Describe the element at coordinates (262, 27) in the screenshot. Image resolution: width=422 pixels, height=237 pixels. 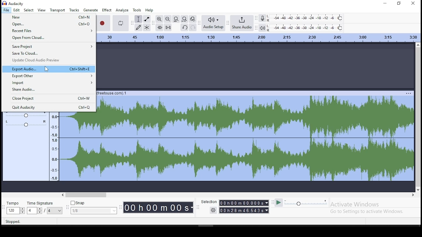
I see `playback meter` at that location.